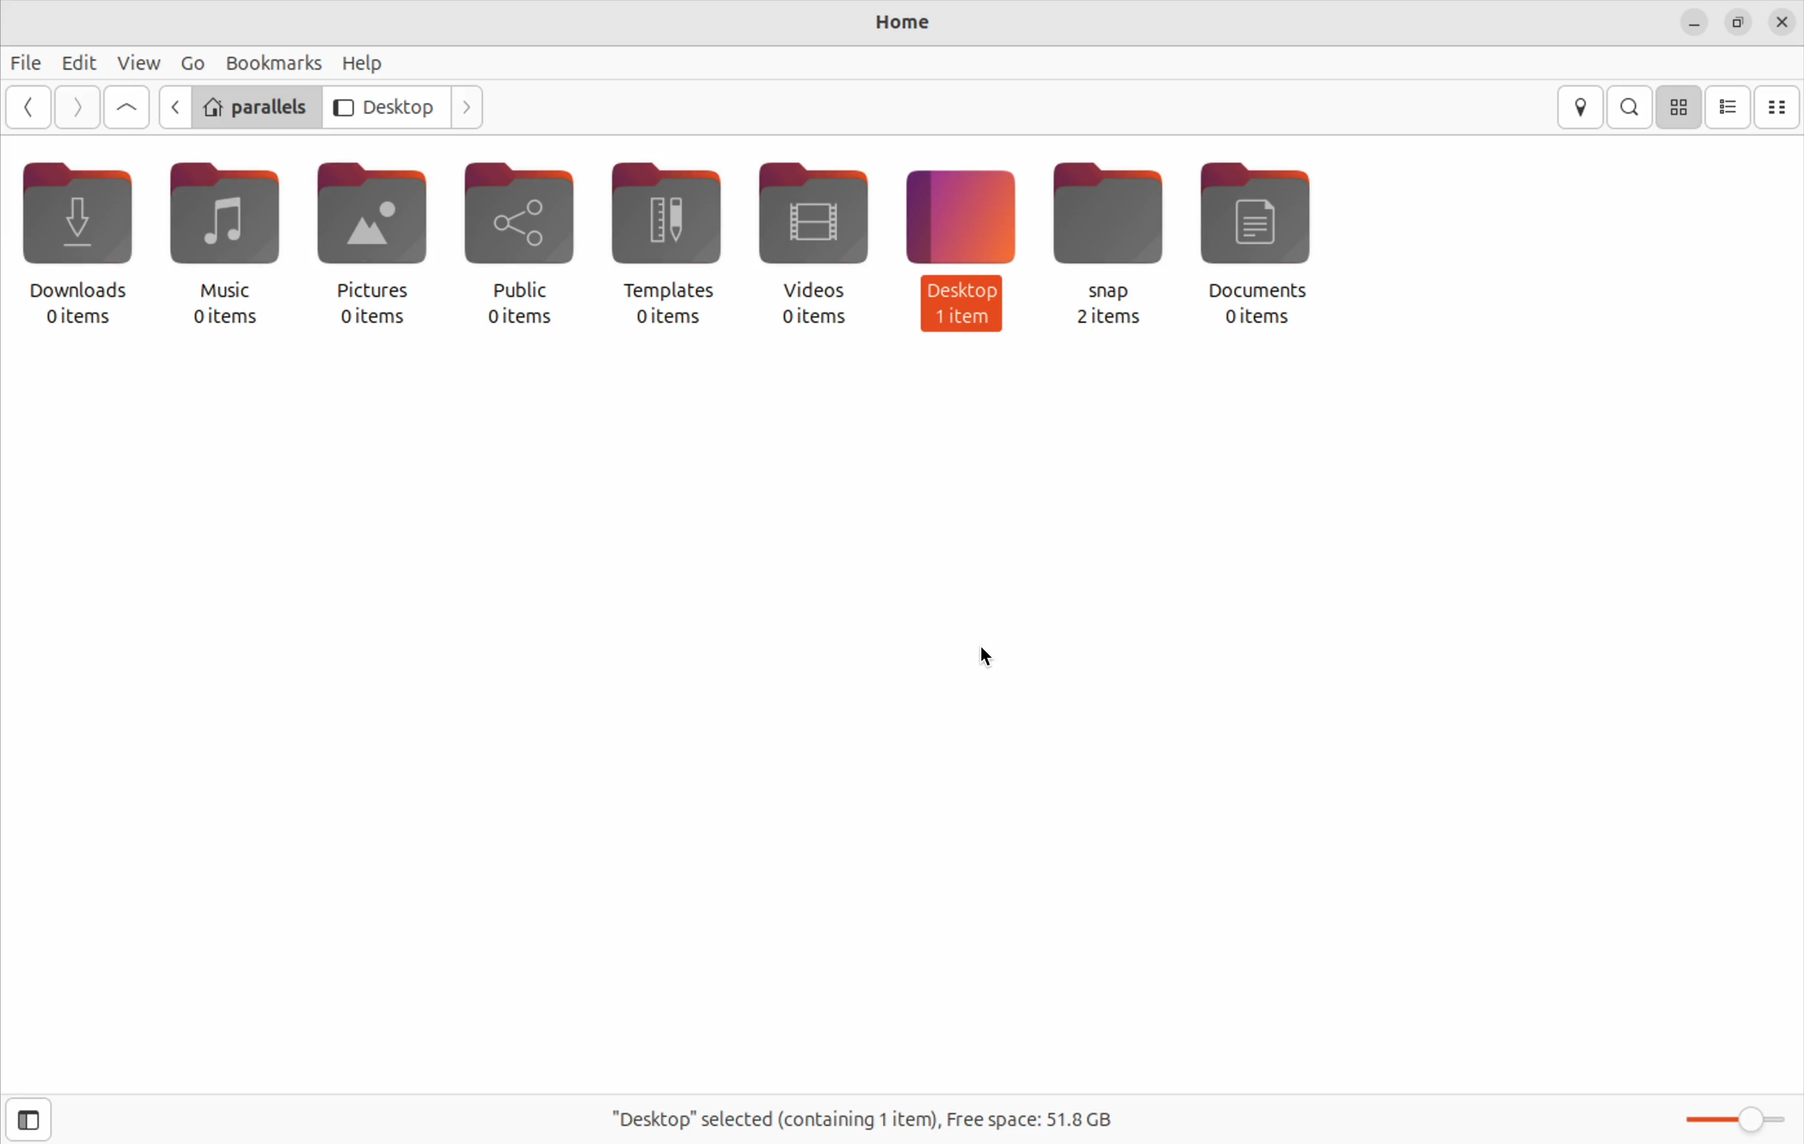 The image size is (1804, 1144). I want to click on Go, so click(190, 61).